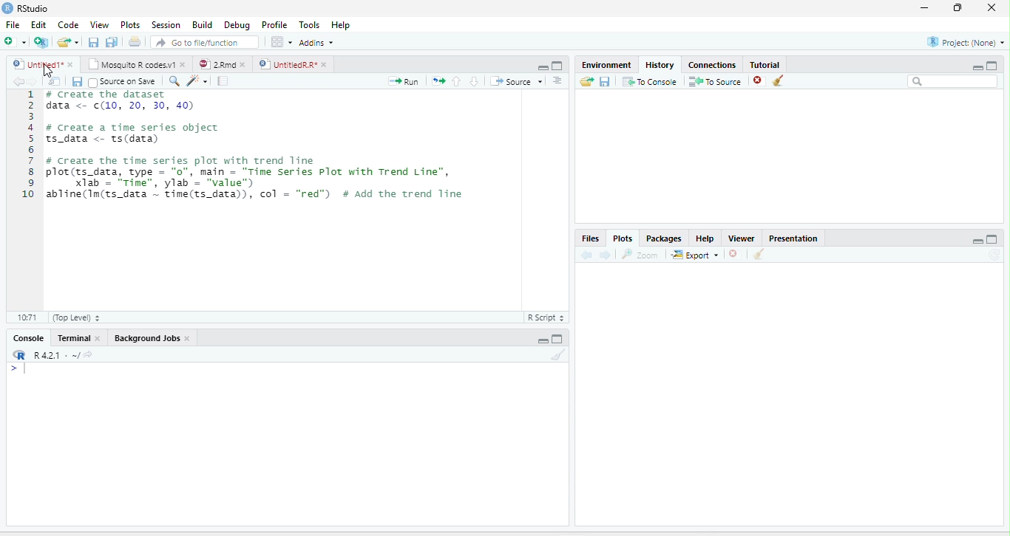  What do you see at coordinates (98, 24) in the screenshot?
I see `View` at bounding box center [98, 24].